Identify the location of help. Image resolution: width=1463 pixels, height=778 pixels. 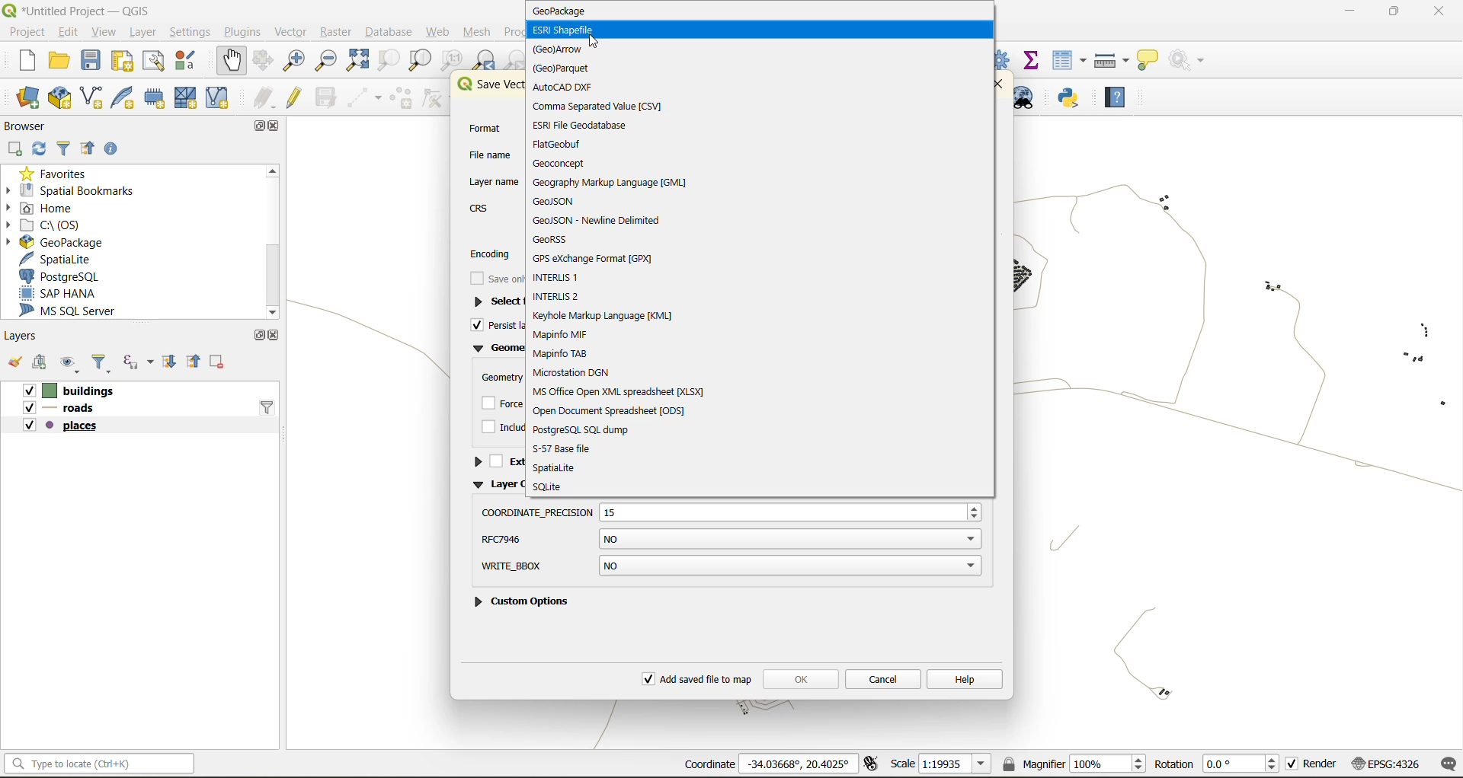
(970, 678).